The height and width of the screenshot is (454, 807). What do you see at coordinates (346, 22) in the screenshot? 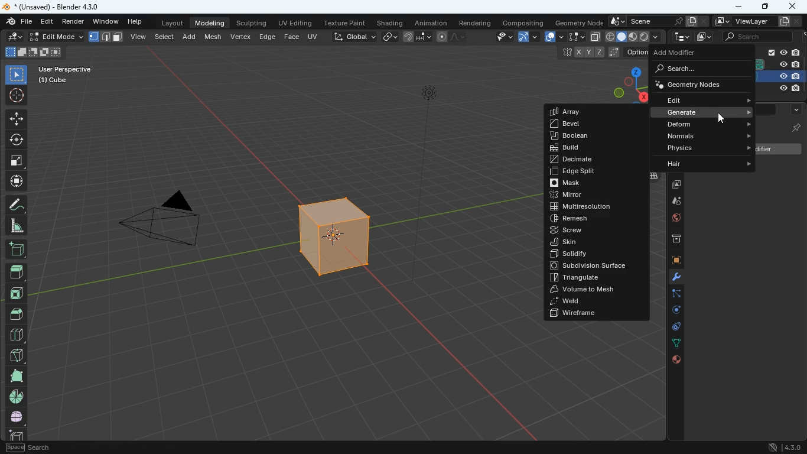
I see `texture paint` at bounding box center [346, 22].